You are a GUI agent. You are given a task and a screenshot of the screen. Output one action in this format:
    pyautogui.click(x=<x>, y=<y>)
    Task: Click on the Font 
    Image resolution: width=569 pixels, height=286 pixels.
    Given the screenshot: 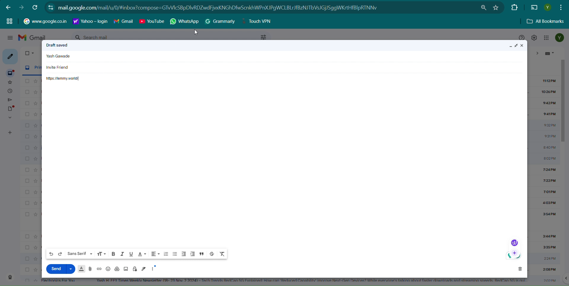 What is the action you would take?
    pyautogui.click(x=80, y=253)
    